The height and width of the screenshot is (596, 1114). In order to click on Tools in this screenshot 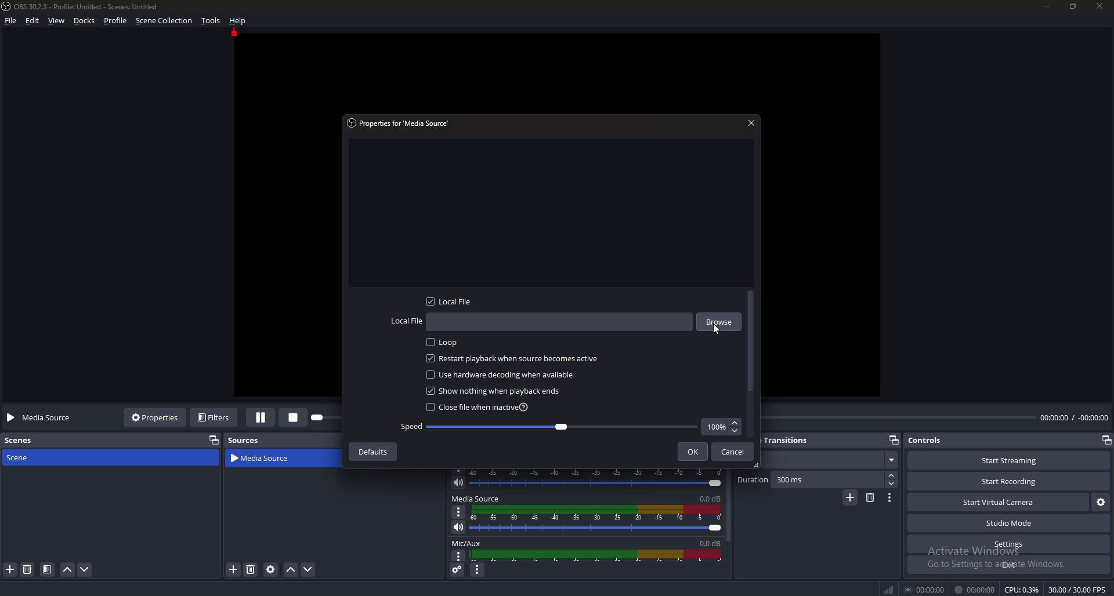, I will do `click(211, 21)`.